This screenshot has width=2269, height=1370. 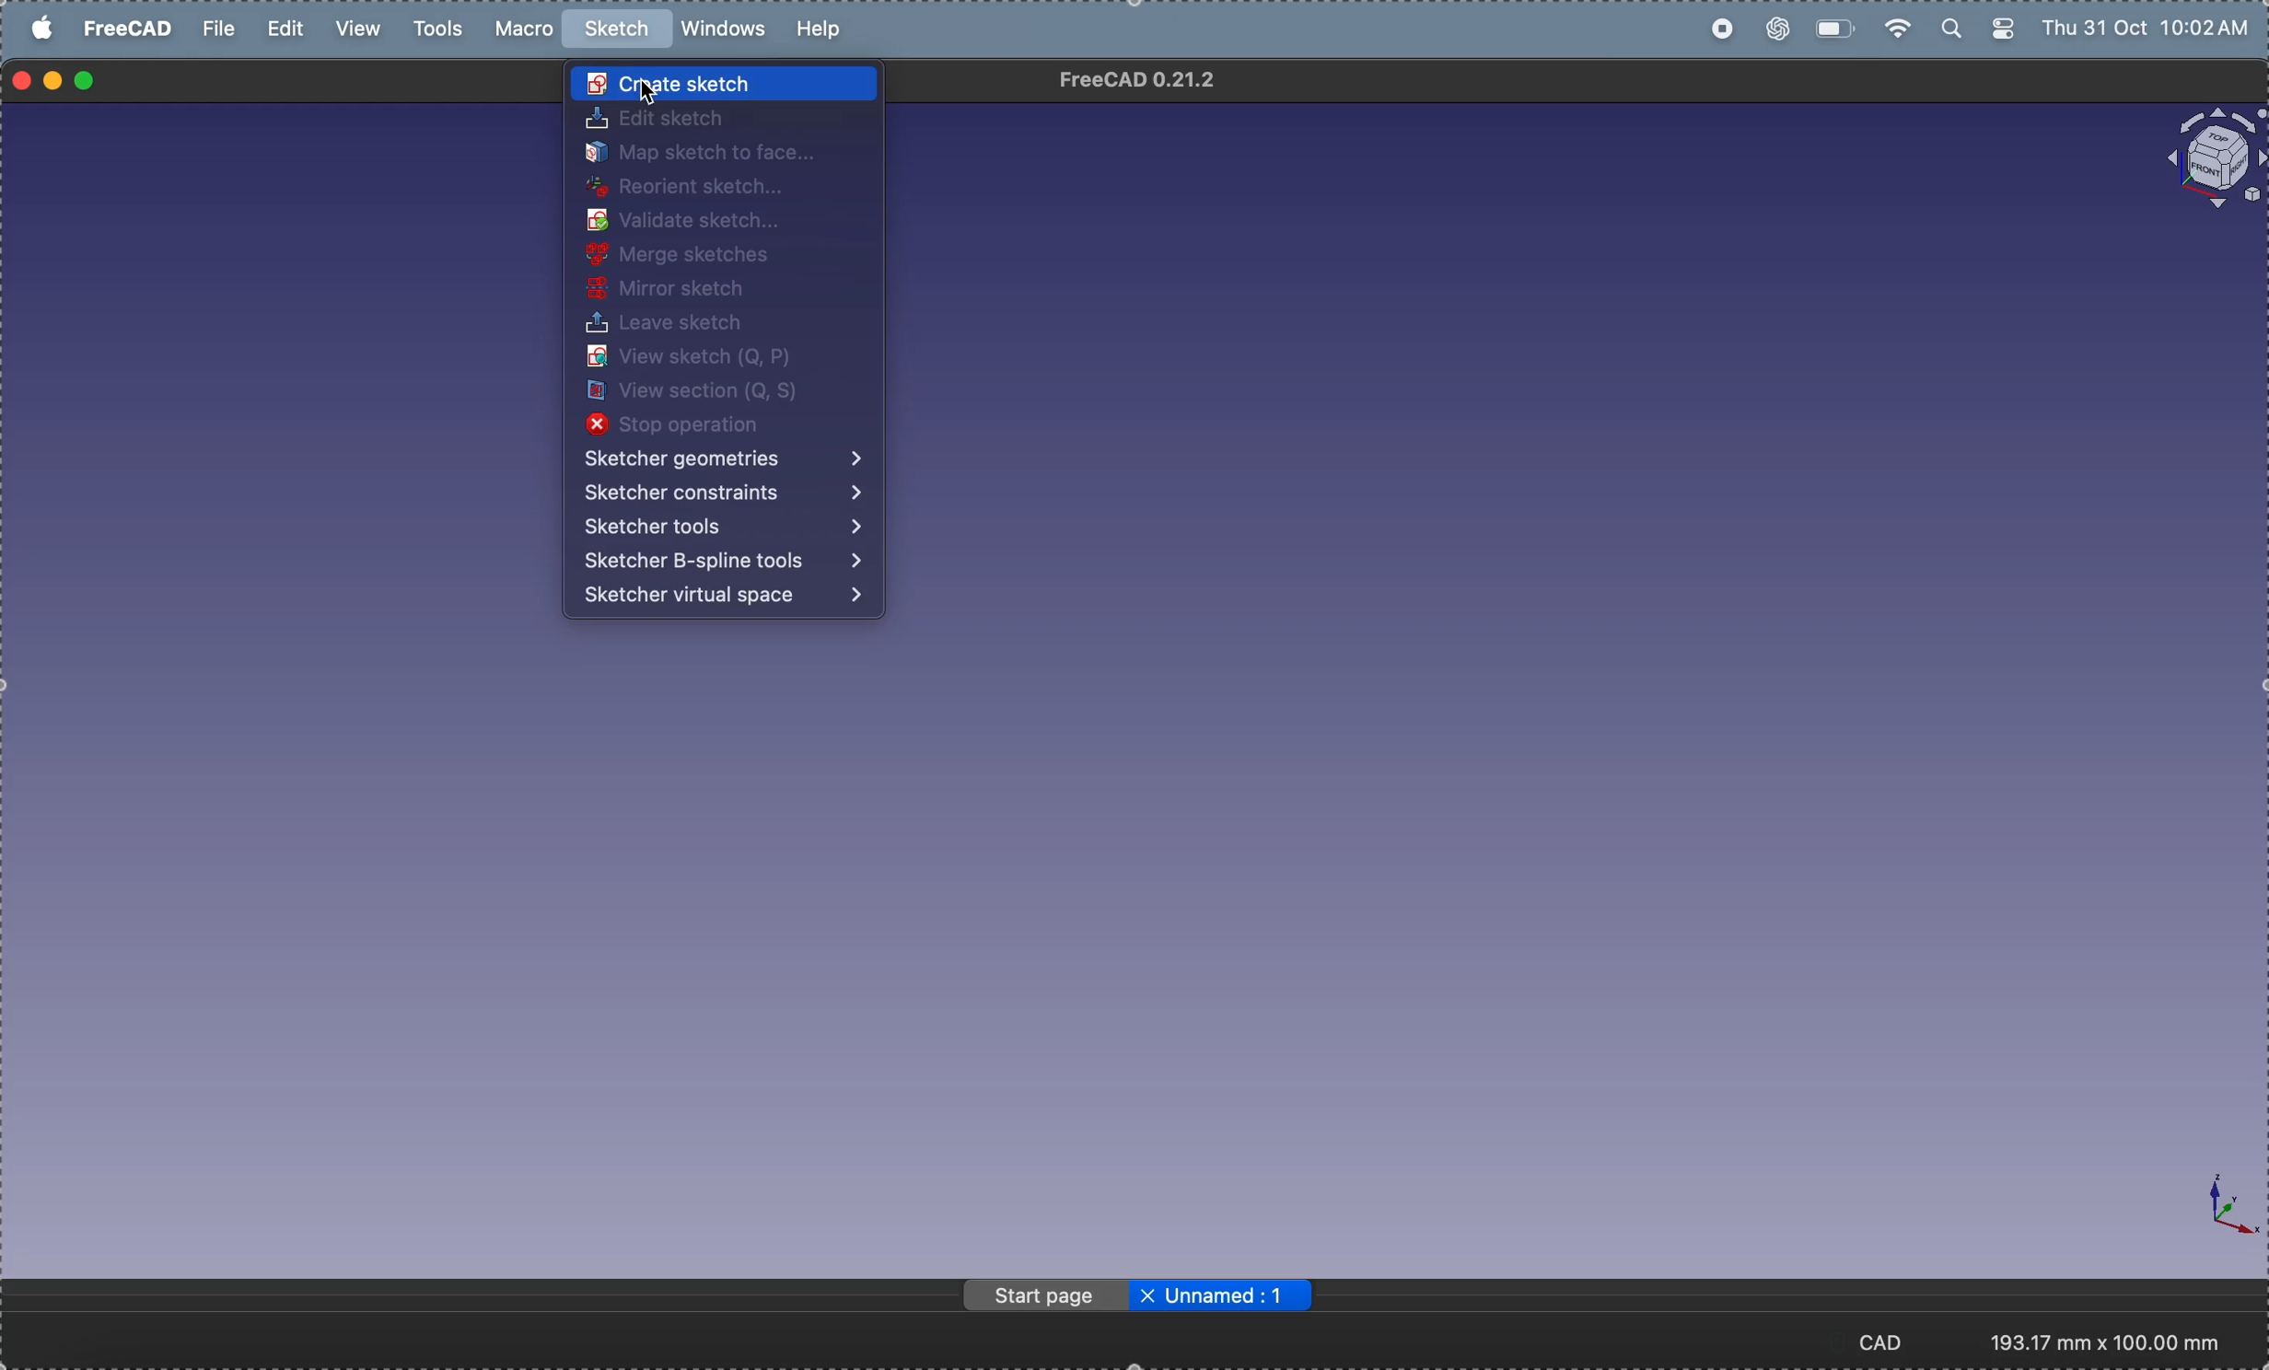 What do you see at coordinates (707, 427) in the screenshot?
I see `stop operation` at bounding box center [707, 427].